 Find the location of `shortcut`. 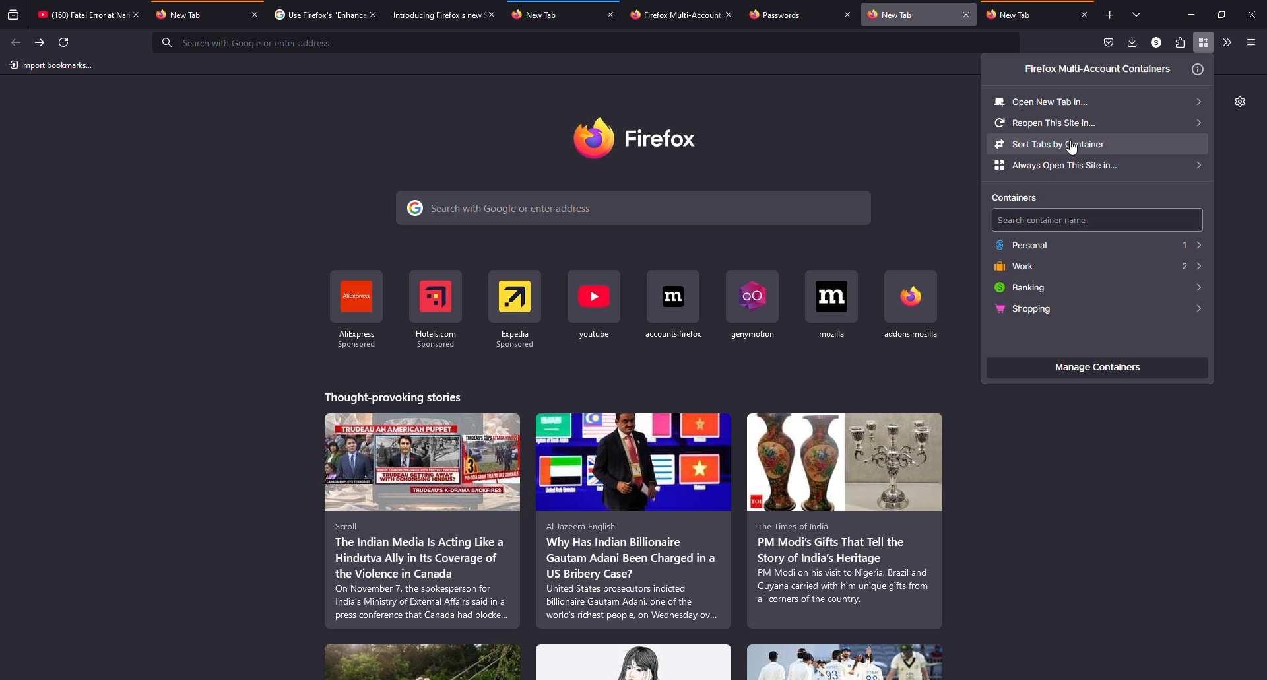

shortcut is located at coordinates (756, 304).